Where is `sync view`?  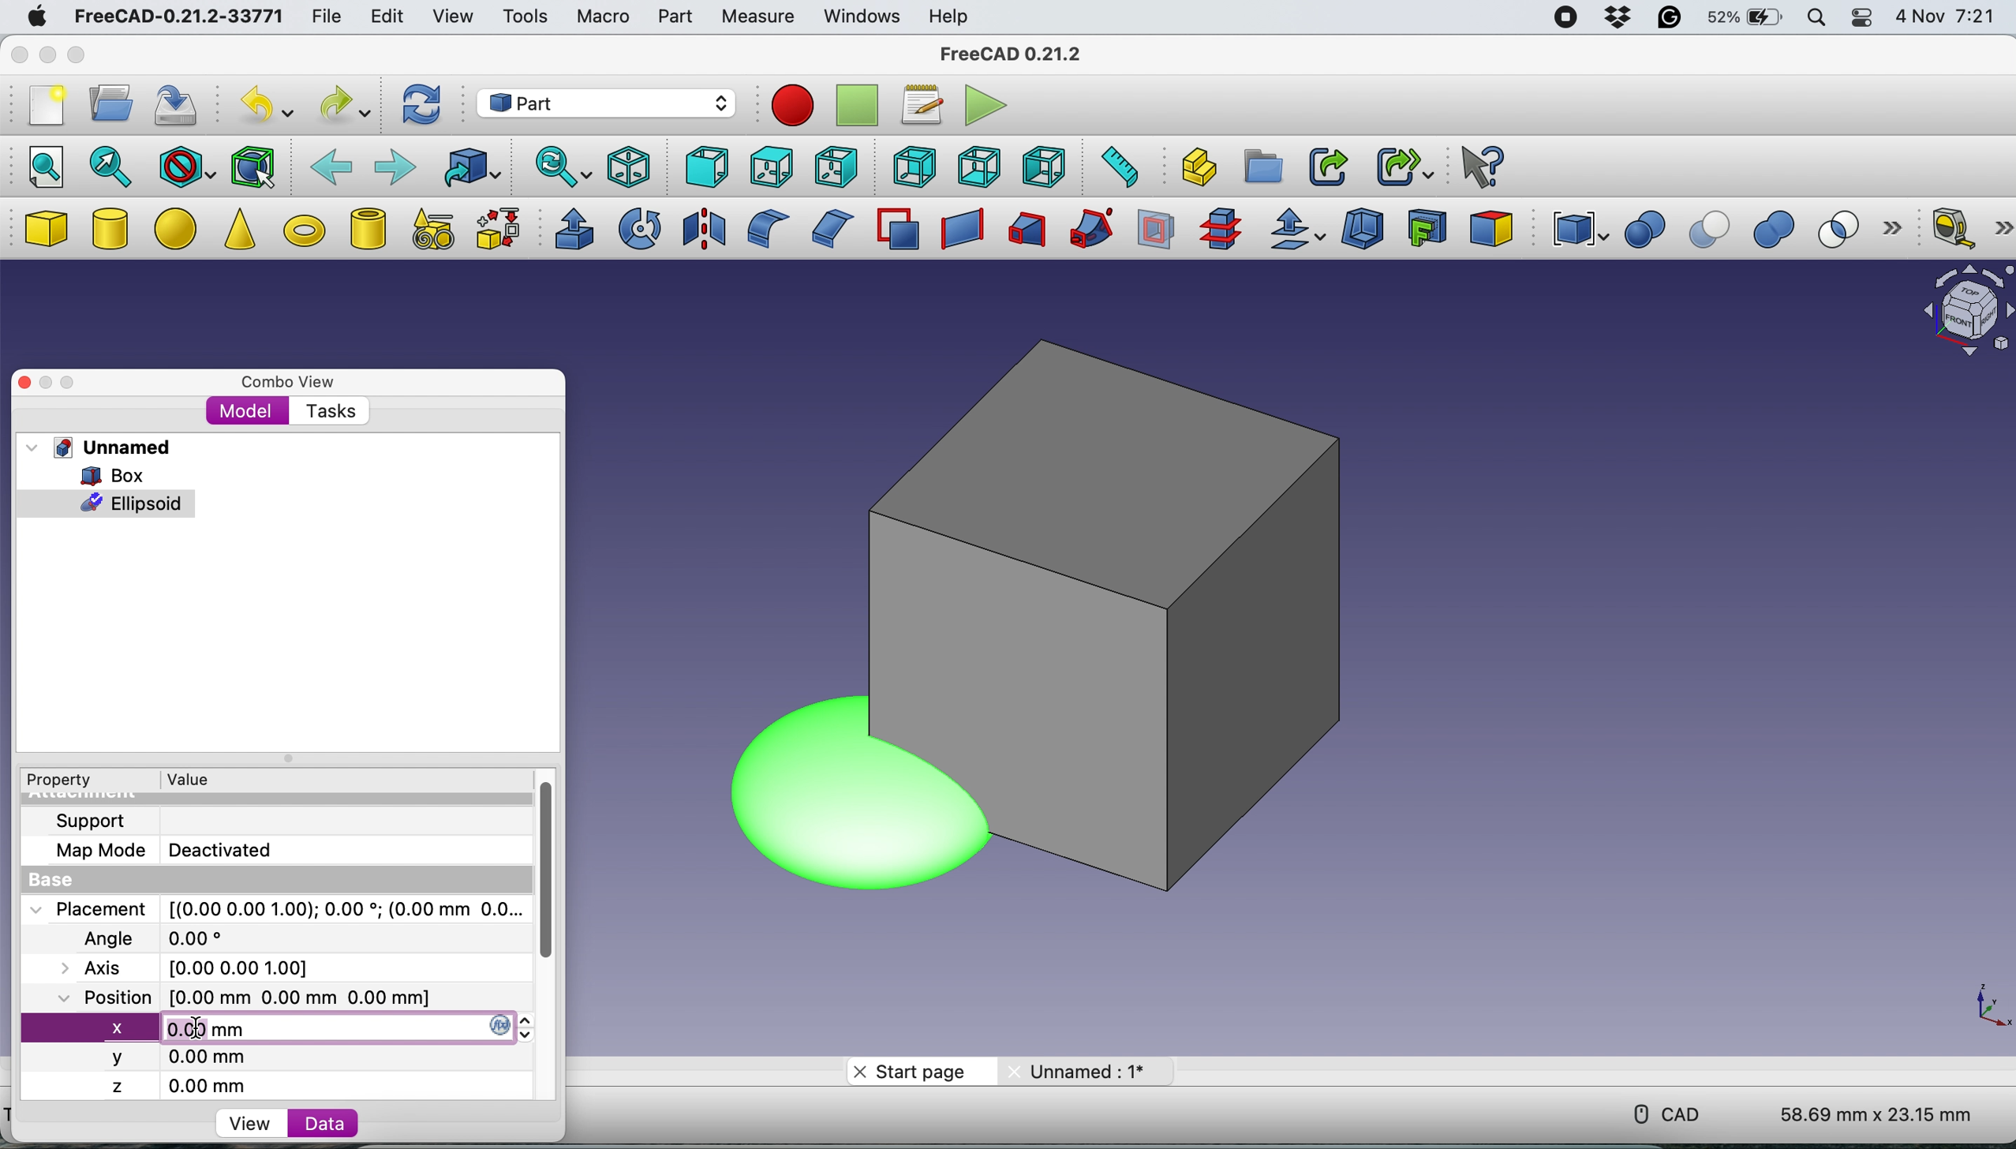 sync view is located at coordinates (559, 169).